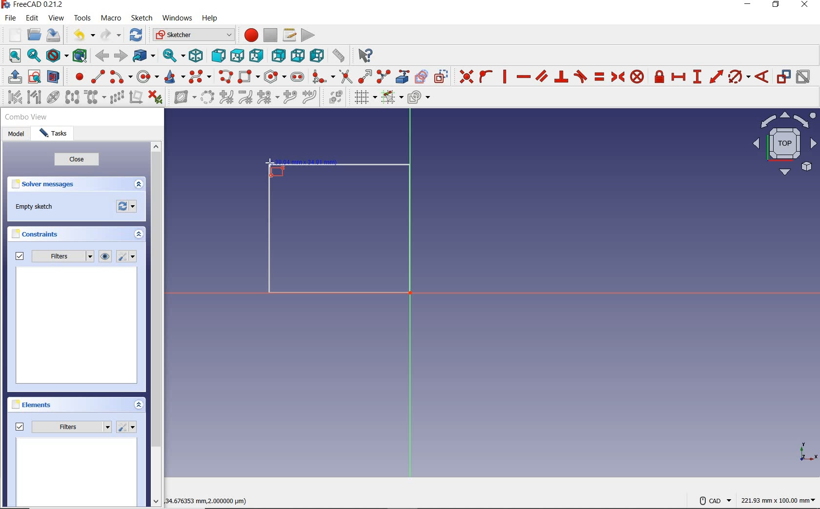 This screenshot has height=509, width=820. I want to click on switch virtual space, so click(334, 99).